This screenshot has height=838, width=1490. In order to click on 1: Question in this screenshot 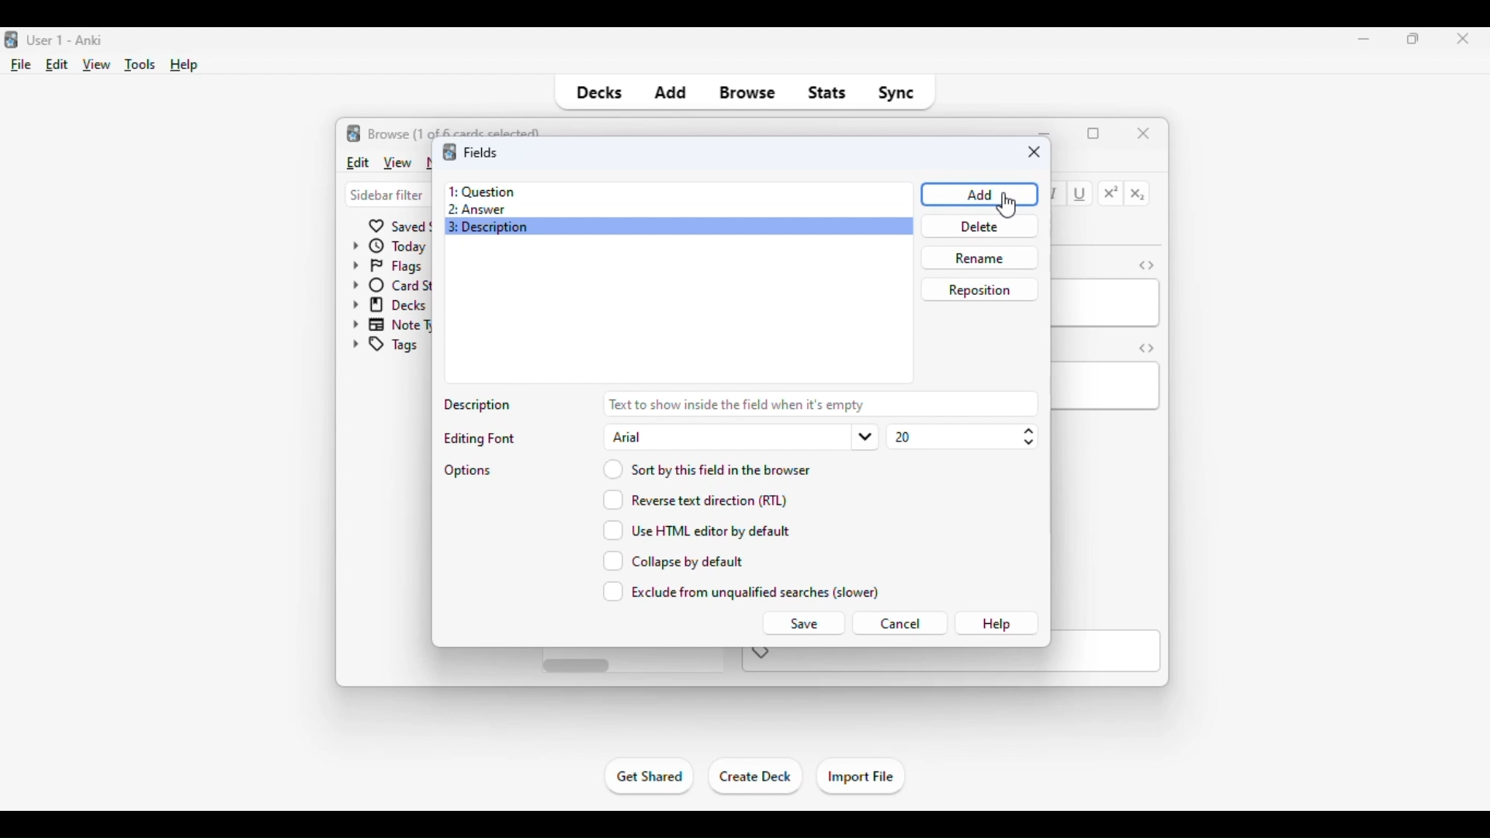, I will do `click(481, 191)`.